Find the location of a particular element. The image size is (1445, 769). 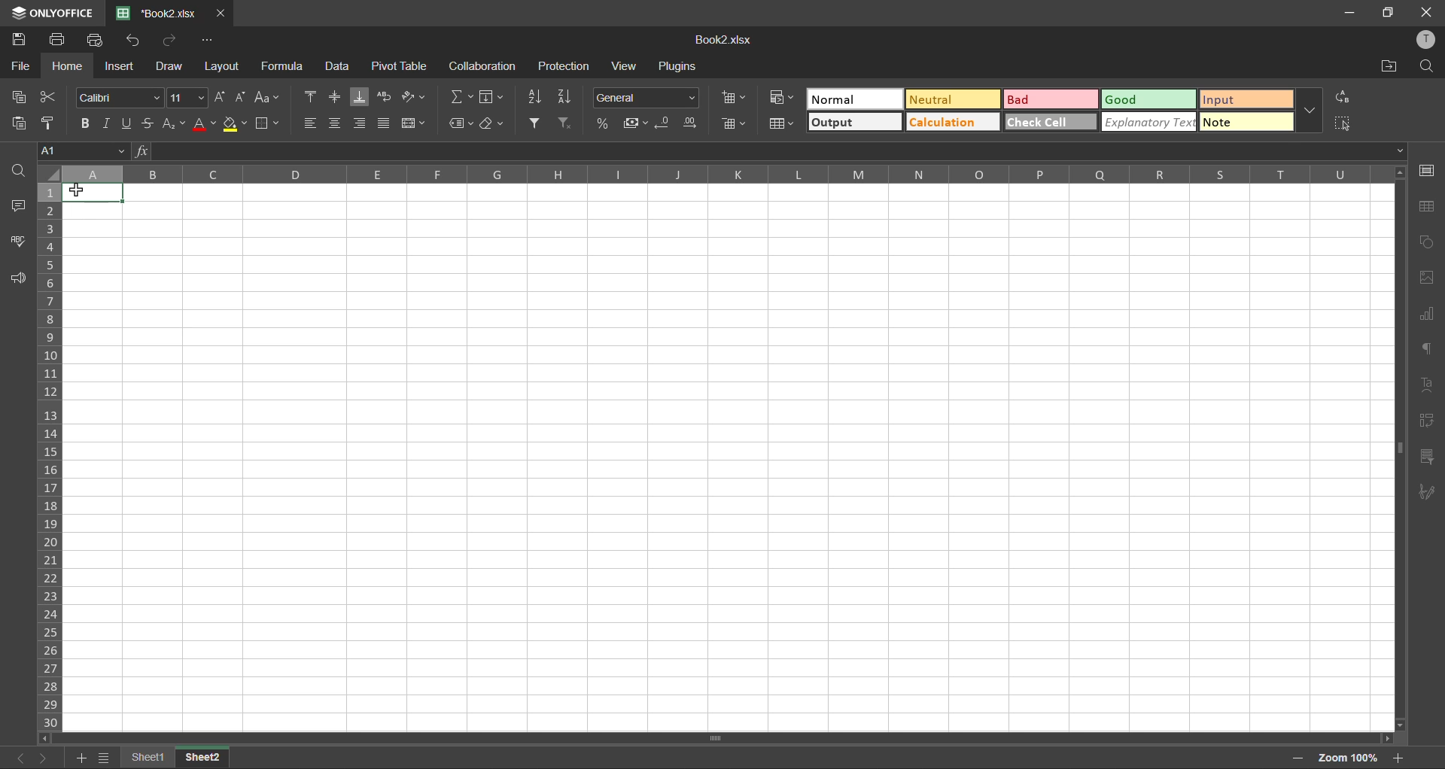

insert is located at coordinates (117, 65).